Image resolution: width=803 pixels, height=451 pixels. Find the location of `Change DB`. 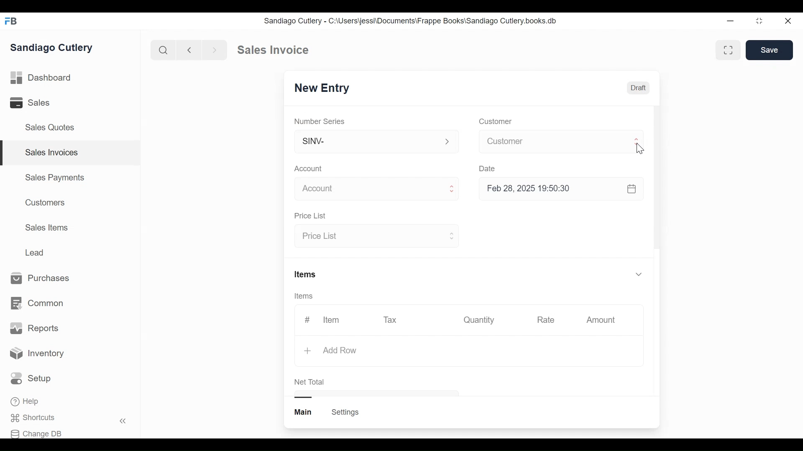

Change DB is located at coordinates (36, 434).